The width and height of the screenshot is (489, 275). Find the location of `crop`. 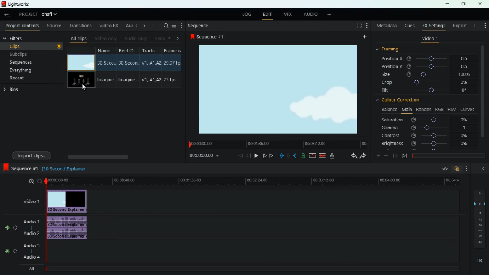

crop is located at coordinates (426, 83).